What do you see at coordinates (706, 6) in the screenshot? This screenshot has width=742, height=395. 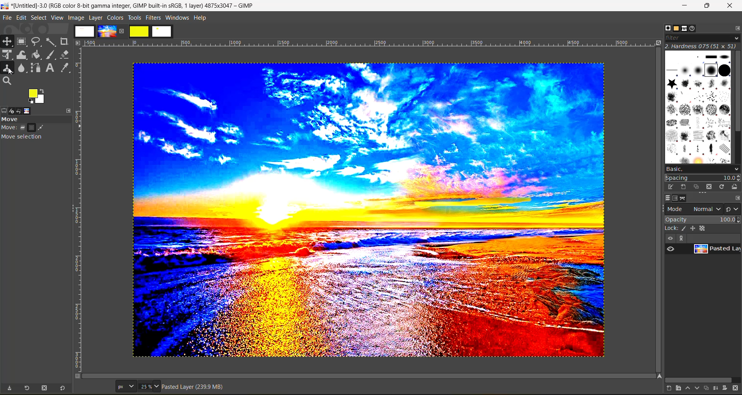 I see `maximize` at bounding box center [706, 6].